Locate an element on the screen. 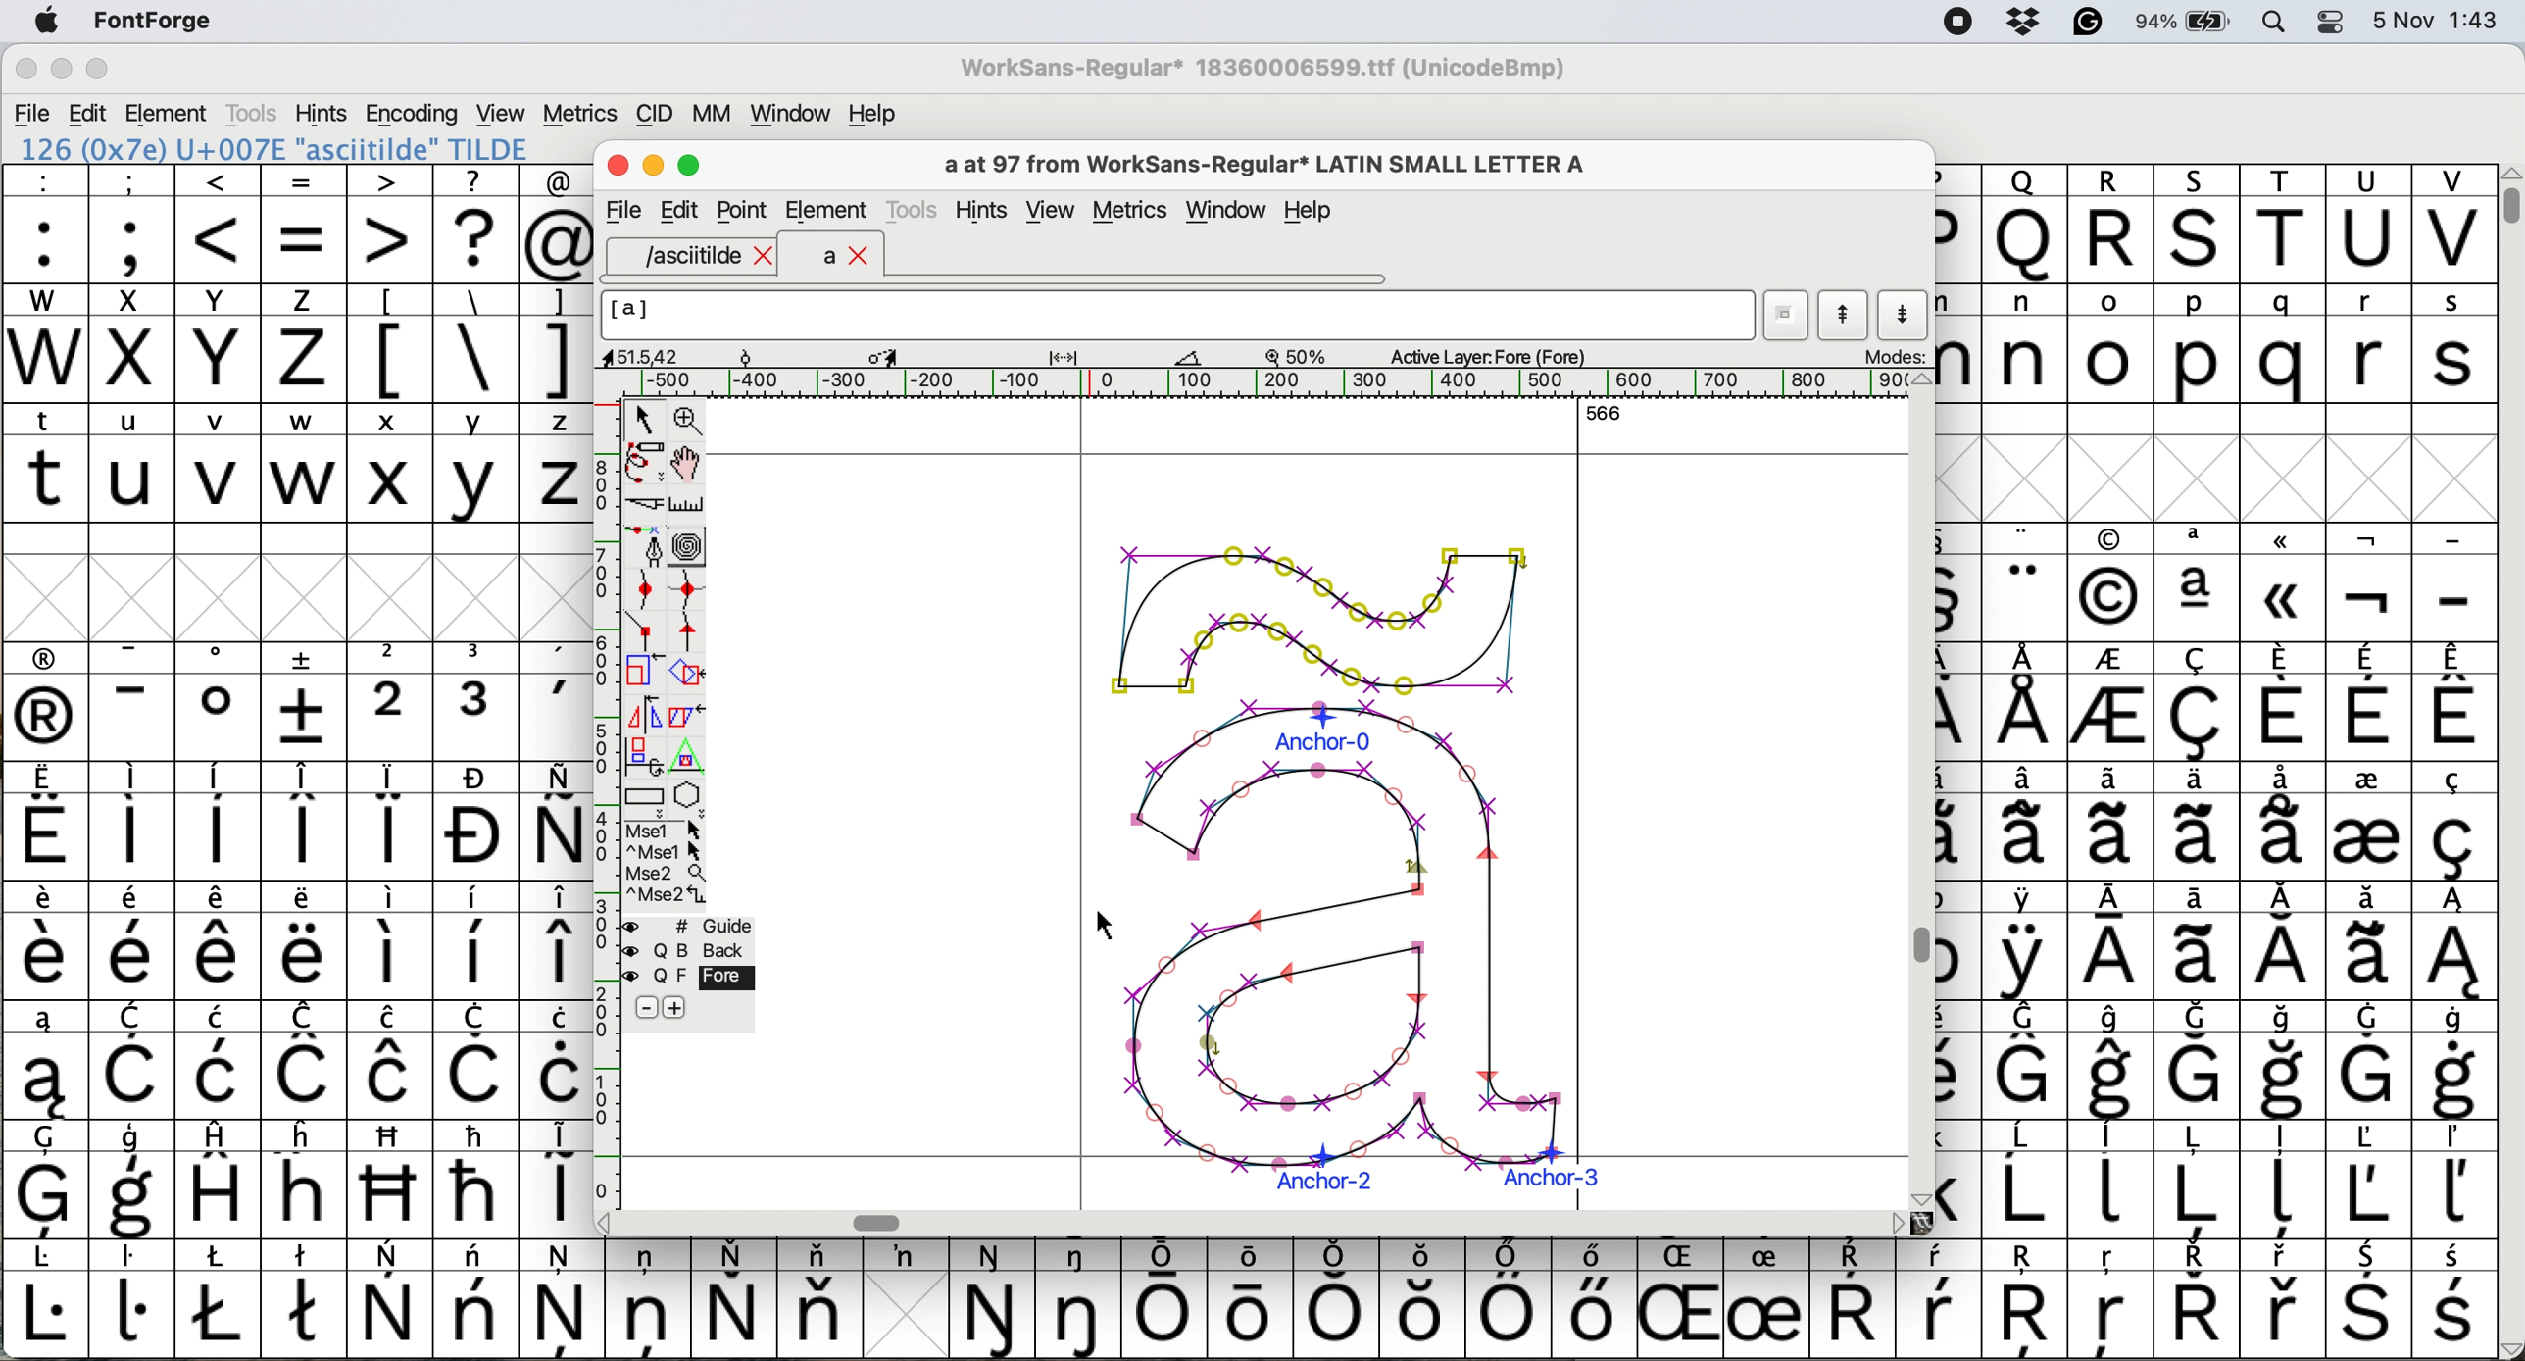 This screenshot has width=2525, height=1361. current word list is located at coordinates (1787, 319).